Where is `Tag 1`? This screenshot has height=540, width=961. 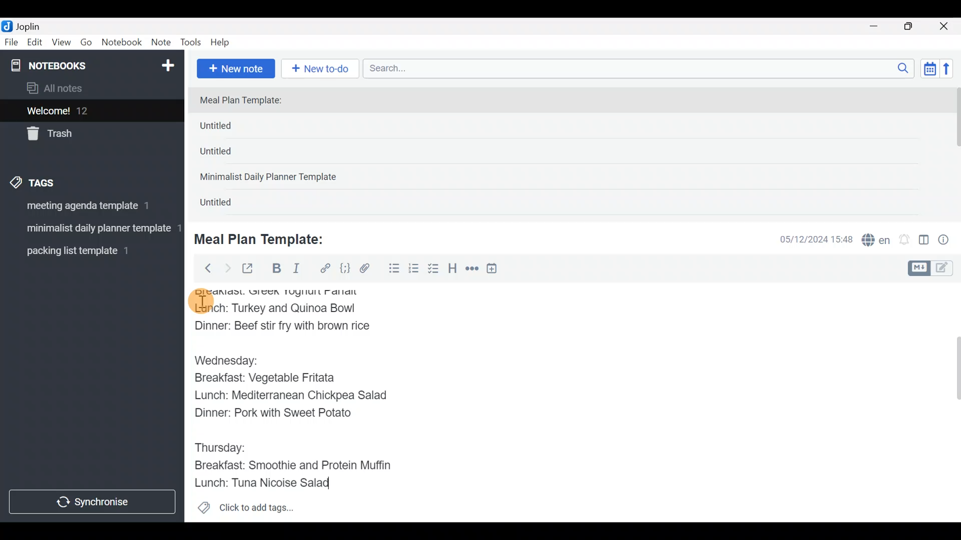 Tag 1 is located at coordinates (89, 208).